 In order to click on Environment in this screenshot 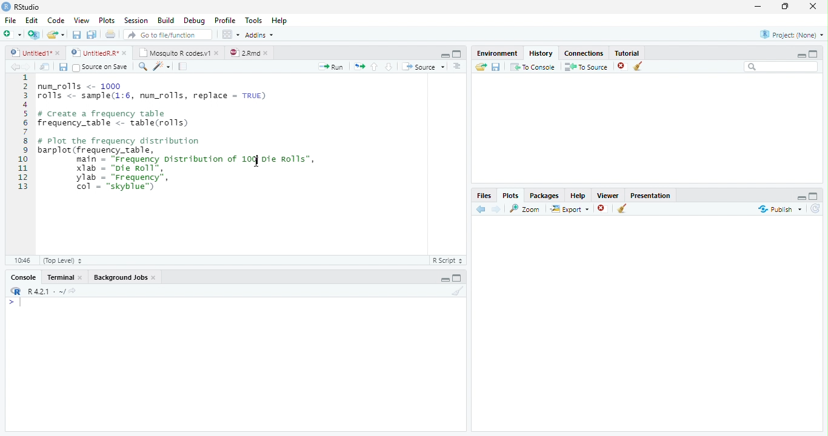, I will do `click(498, 53)`.